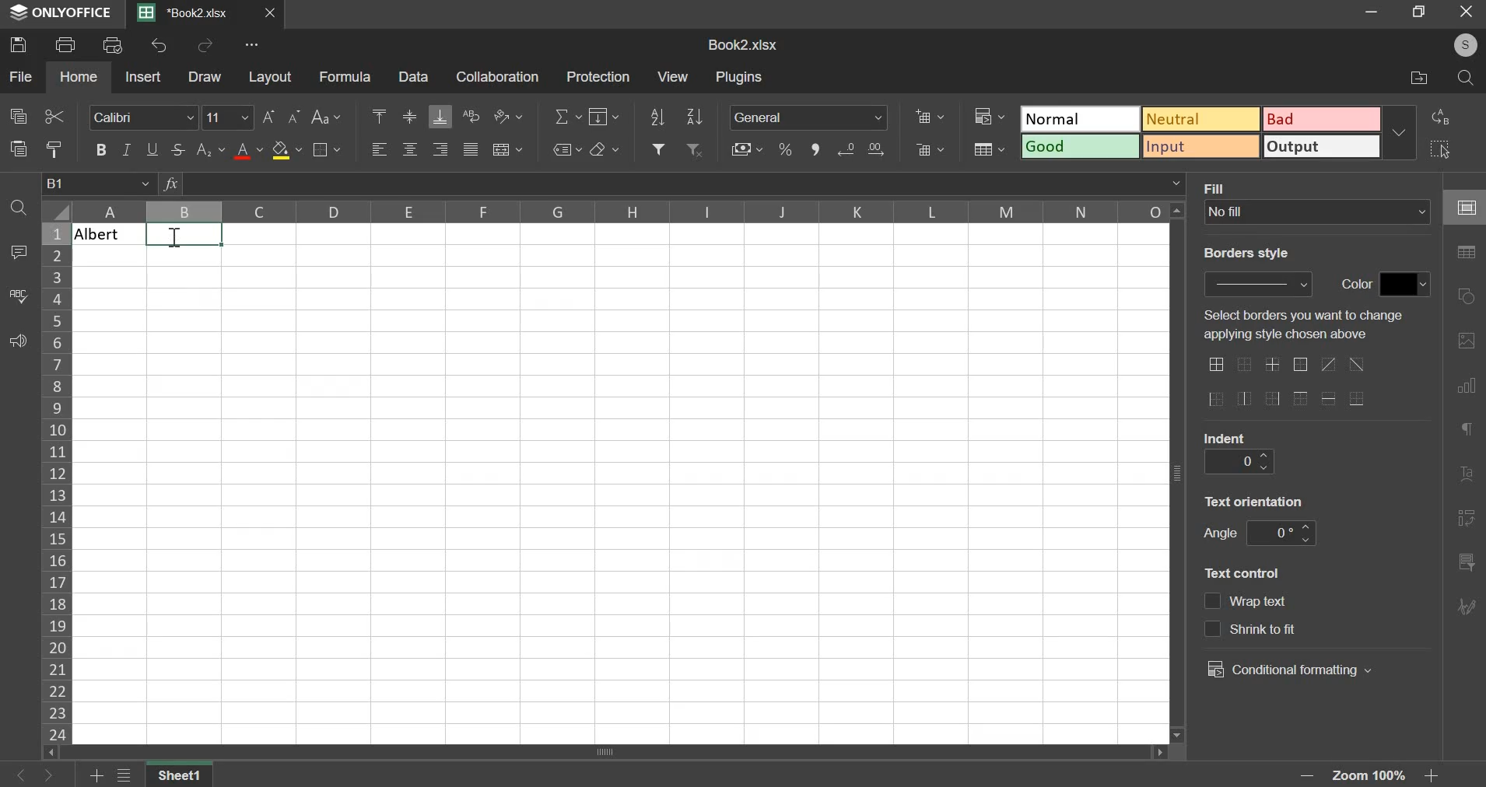 The image size is (1486, 787). What do you see at coordinates (1470, 338) in the screenshot?
I see `image settings` at bounding box center [1470, 338].